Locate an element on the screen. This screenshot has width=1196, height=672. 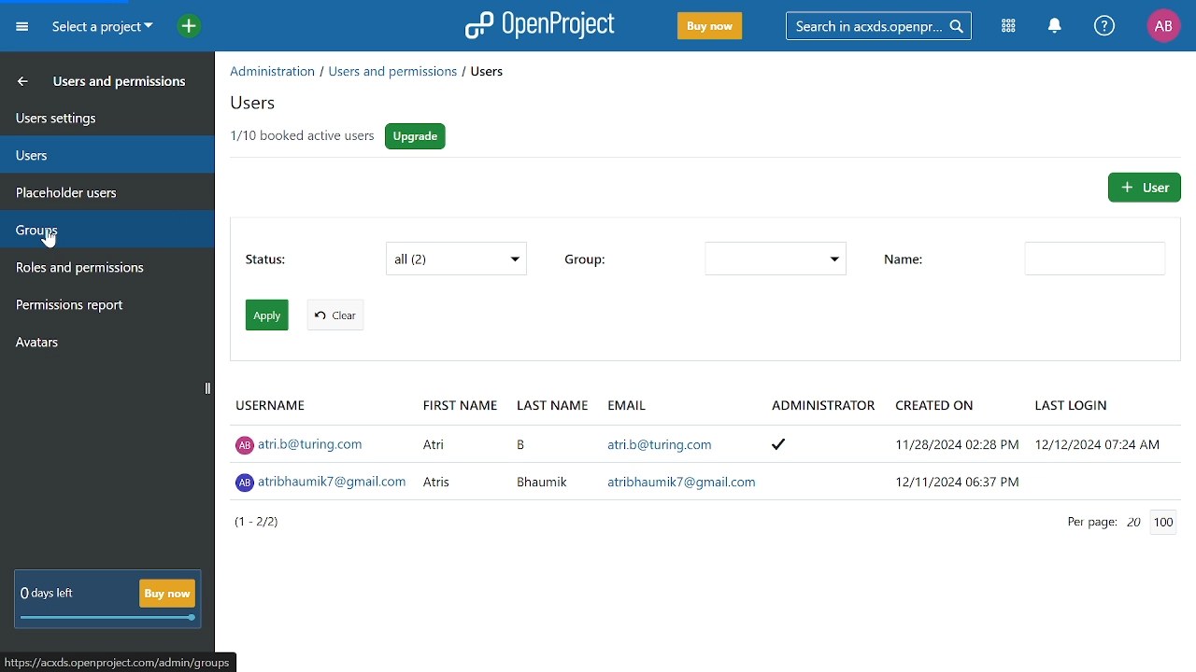
Vertical scrollbar is located at coordinates (207, 389).